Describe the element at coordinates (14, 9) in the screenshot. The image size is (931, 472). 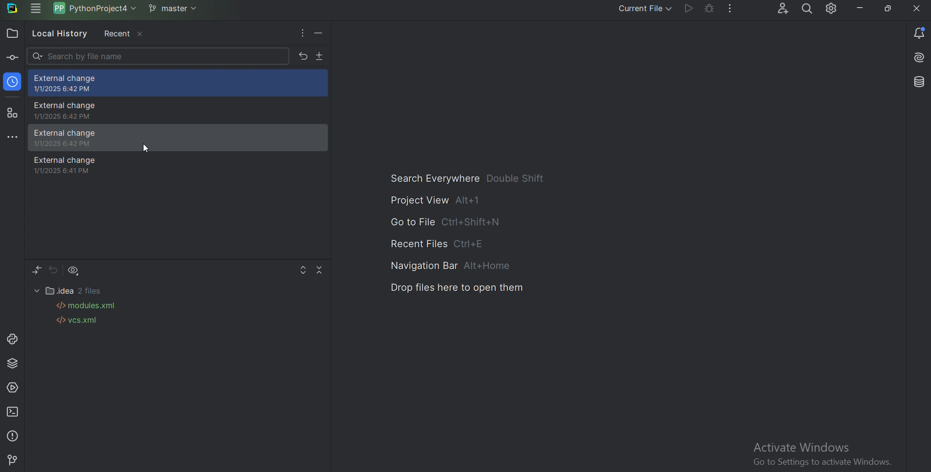
I see `pycharm` at that location.